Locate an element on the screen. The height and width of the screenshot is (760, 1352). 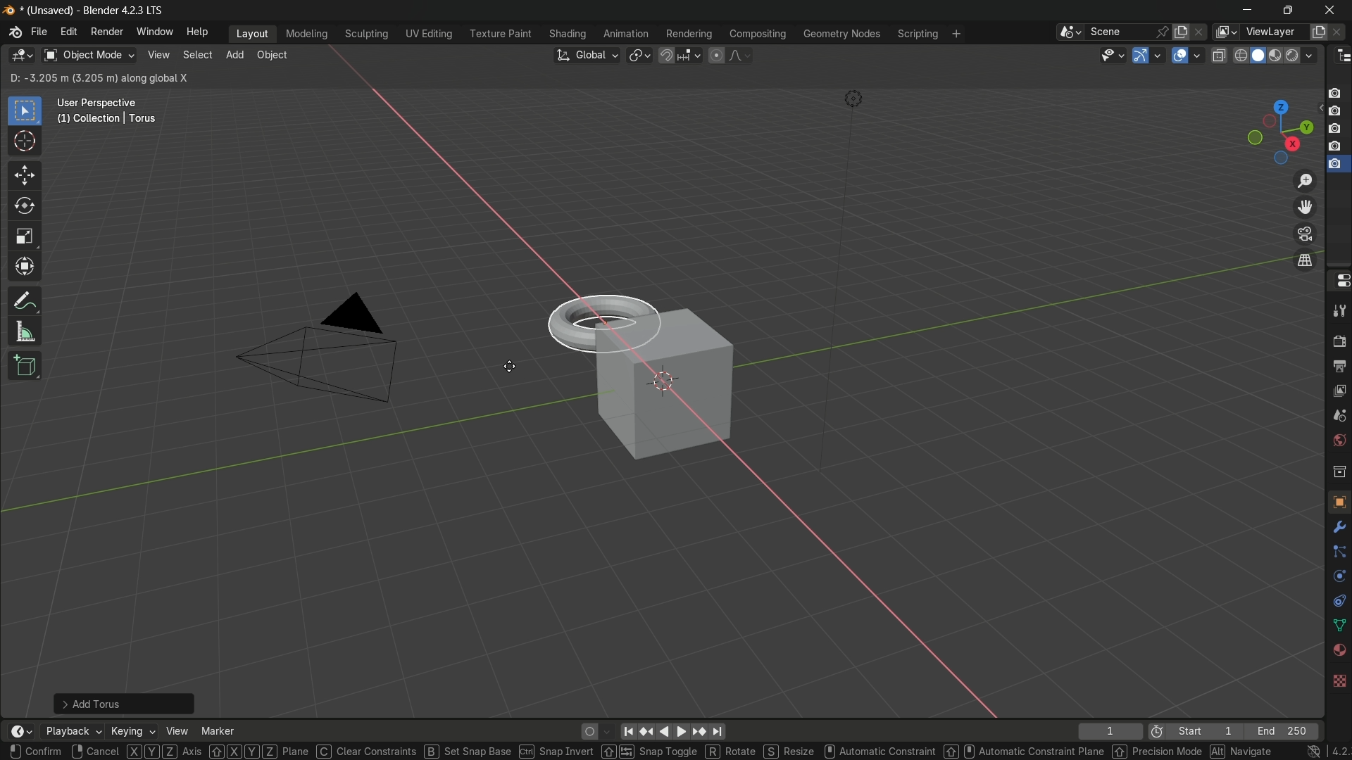
view is located at coordinates (176, 731).